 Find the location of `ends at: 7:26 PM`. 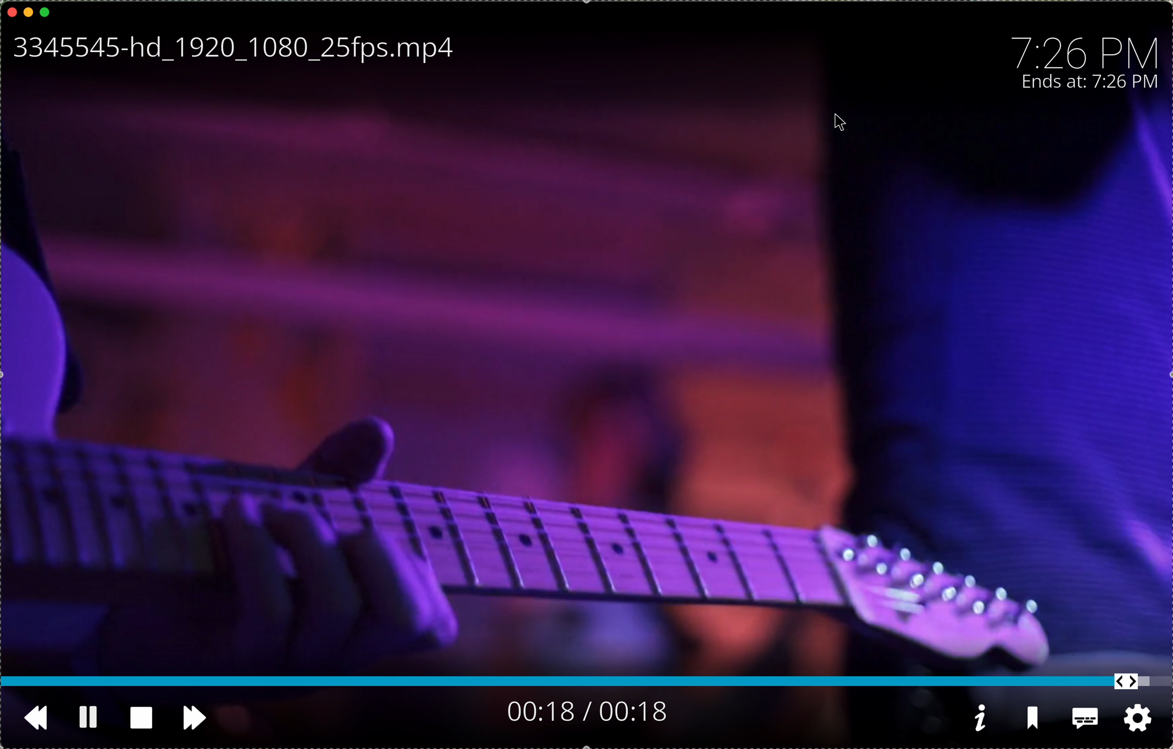

ends at: 7:26 PM is located at coordinates (1095, 83).